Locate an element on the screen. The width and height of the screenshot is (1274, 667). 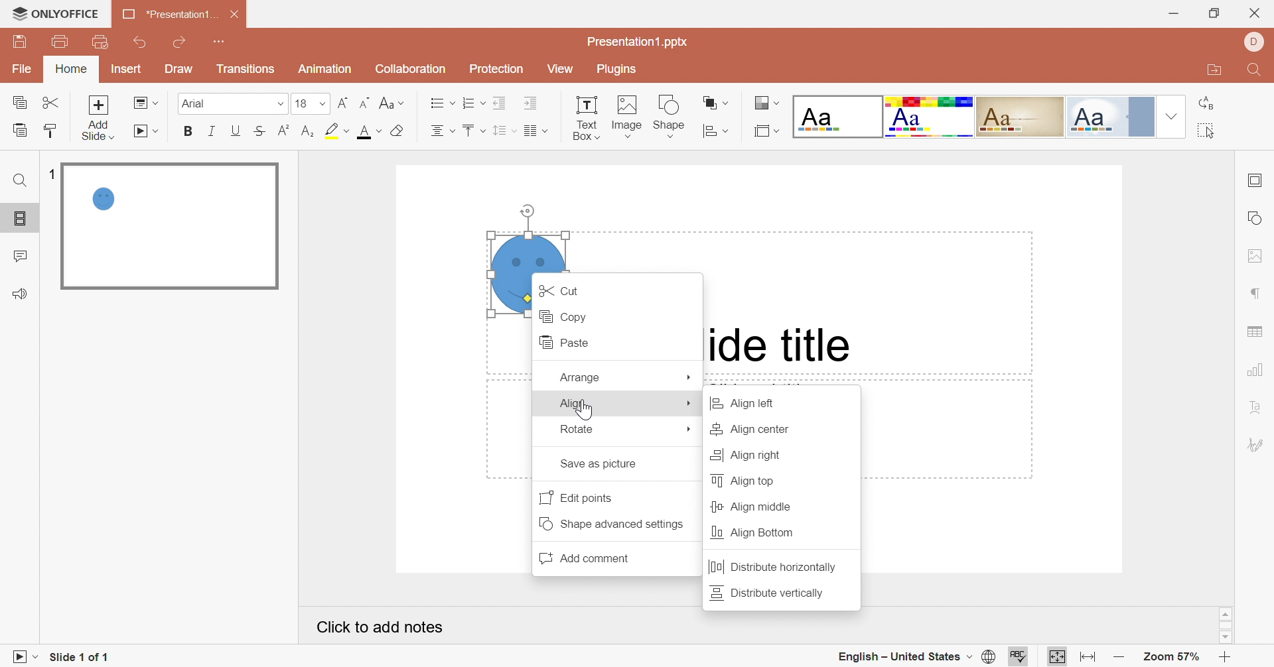
Insert columns is located at coordinates (536, 131).